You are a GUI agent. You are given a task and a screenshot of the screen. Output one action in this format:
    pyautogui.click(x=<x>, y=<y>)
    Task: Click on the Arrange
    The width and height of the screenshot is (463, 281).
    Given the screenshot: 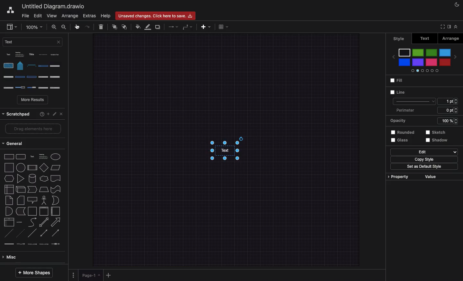 What is the action you would take?
    pyautogui.click(x=449, y=38)
    